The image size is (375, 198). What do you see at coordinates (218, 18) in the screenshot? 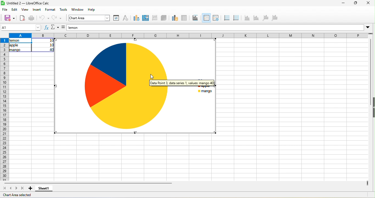
I see `legend` at bounding box center [218, 18].